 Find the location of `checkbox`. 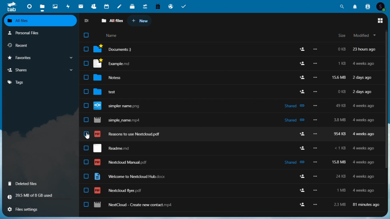

checkbox is located at coordinates (87, 163).